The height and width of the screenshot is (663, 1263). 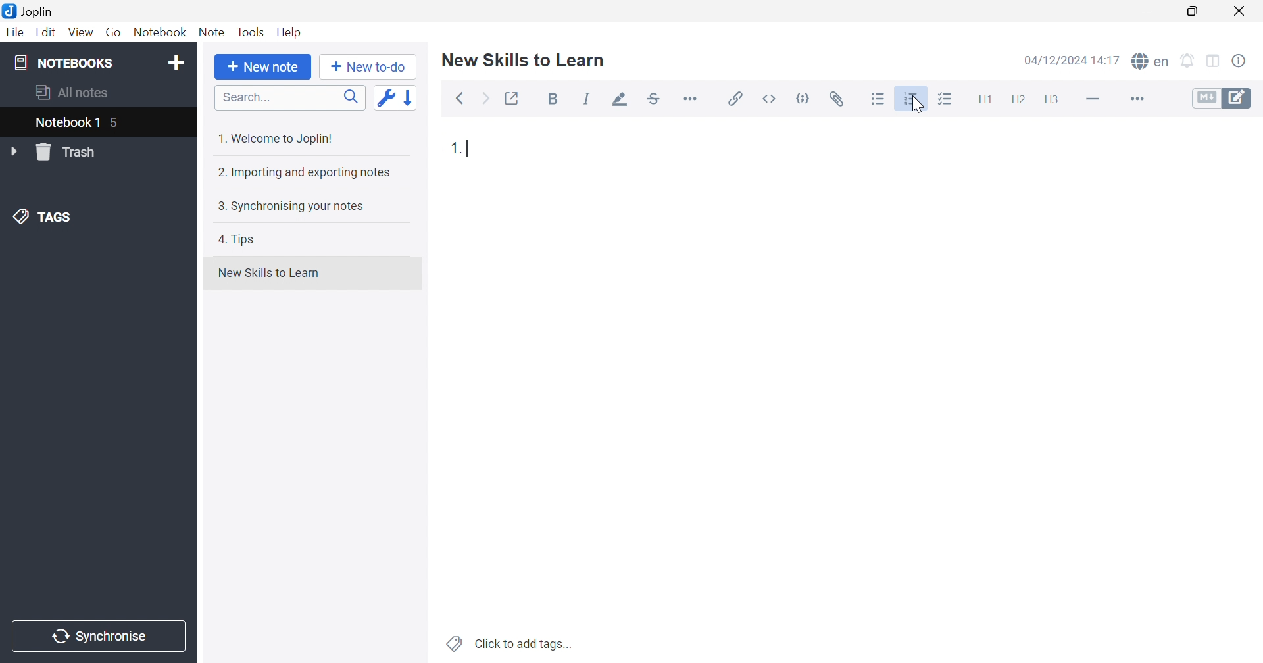 I want to click on Help, so click(x=290, y=32).